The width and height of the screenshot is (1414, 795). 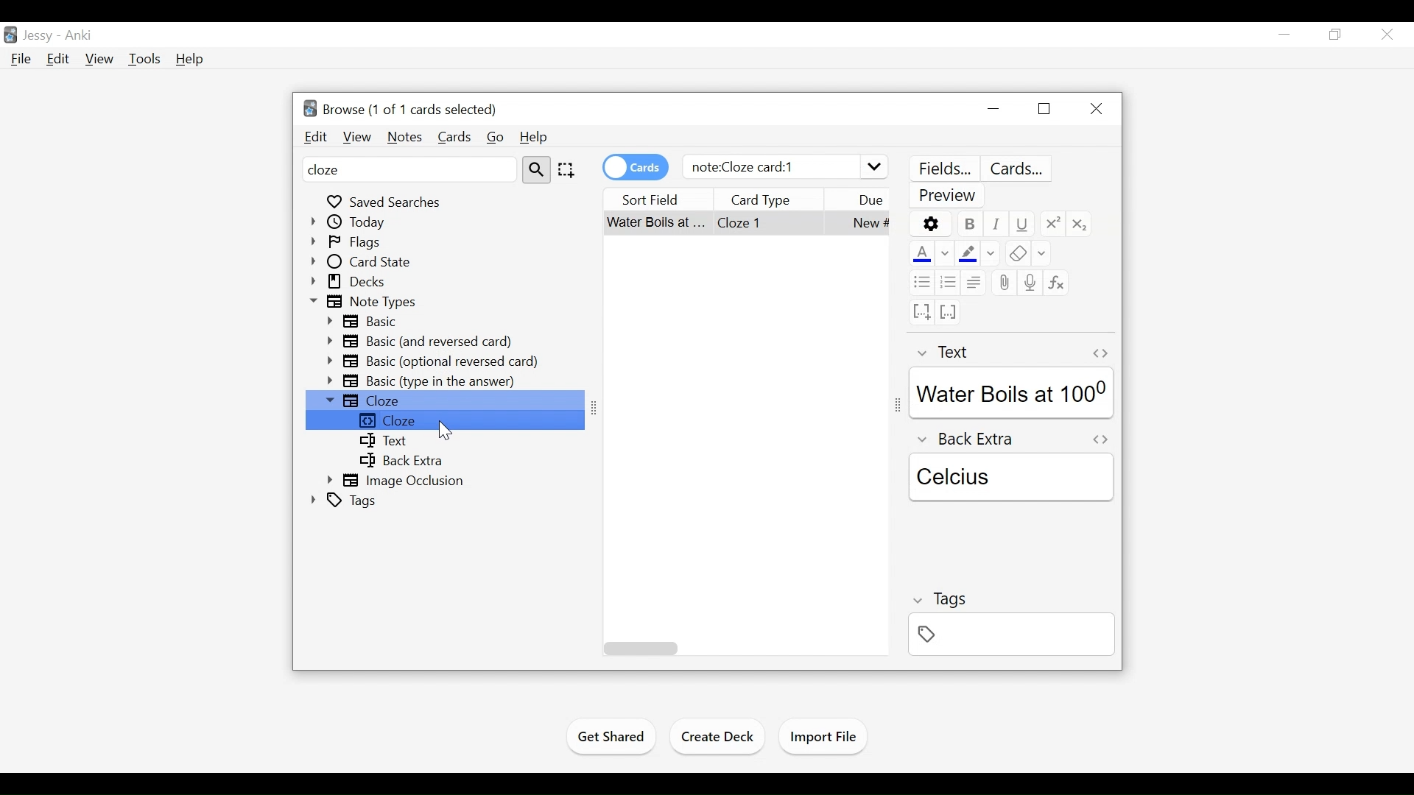 I want to click on Cloze deletion (new card, so click(x=922, y=312).